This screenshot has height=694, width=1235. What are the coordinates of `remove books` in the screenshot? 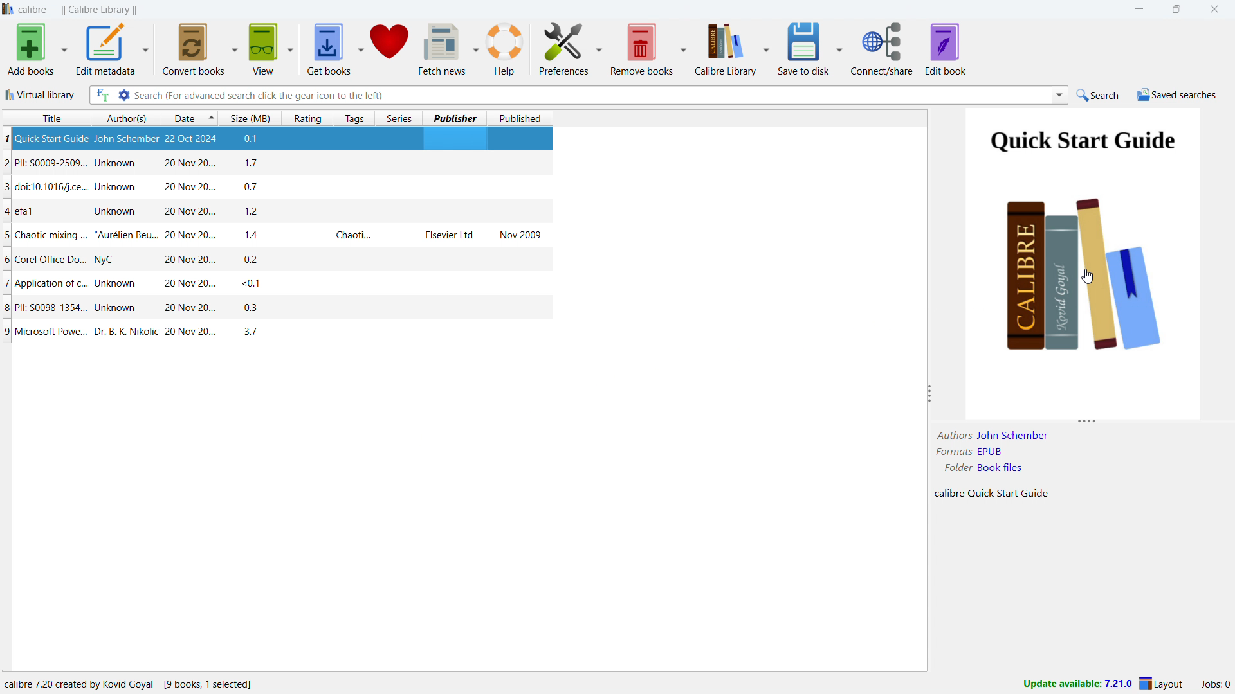 It's located at (643, 48).